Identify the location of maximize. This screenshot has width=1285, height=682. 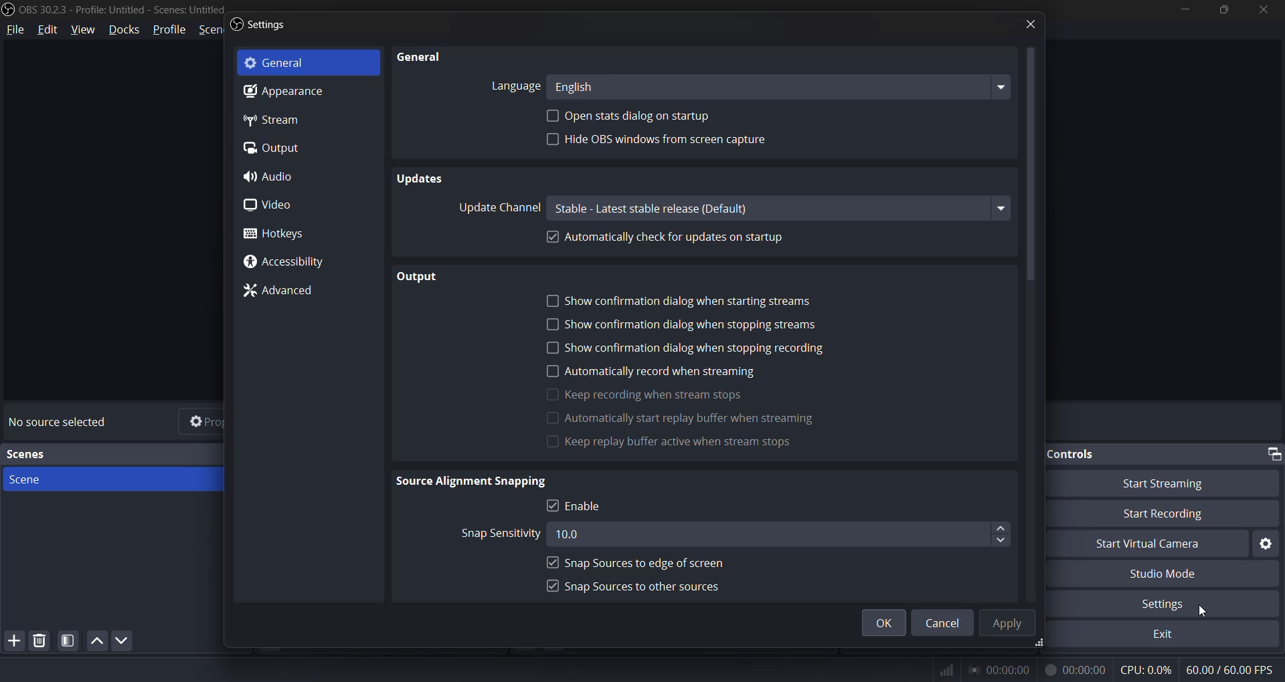
(1223, 10).